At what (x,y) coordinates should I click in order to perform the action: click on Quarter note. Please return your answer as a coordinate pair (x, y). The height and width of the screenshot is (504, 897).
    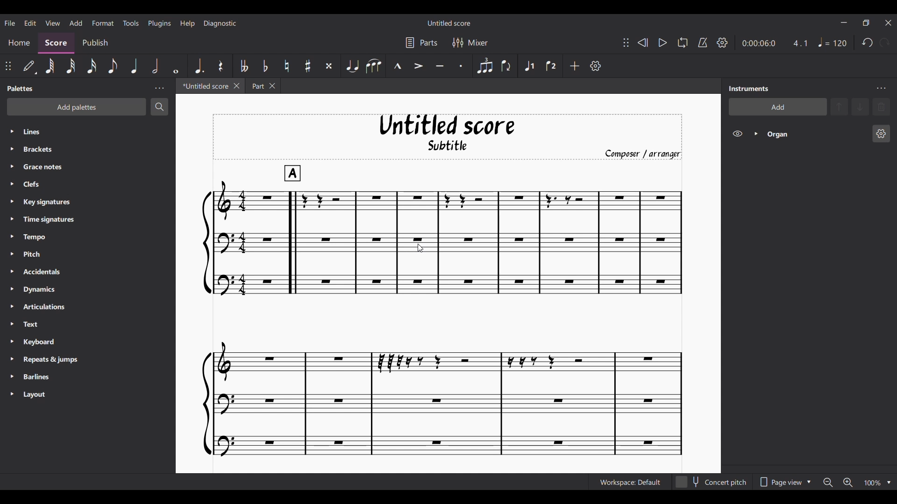
    Looking at the image, I should click on (135, 66).